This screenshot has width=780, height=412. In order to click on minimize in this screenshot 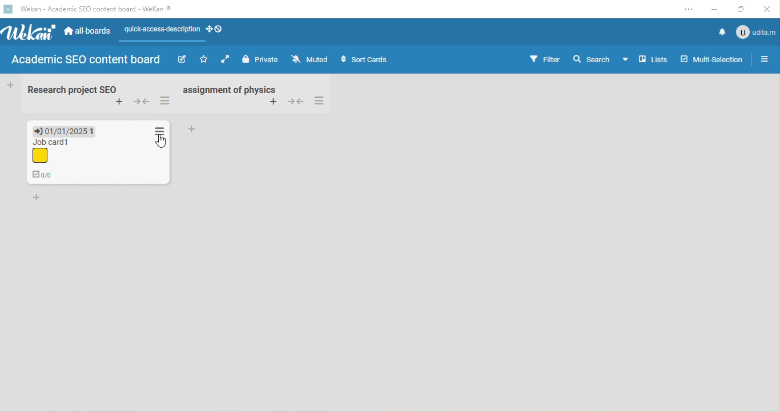, I will do `click(715, 8)`.